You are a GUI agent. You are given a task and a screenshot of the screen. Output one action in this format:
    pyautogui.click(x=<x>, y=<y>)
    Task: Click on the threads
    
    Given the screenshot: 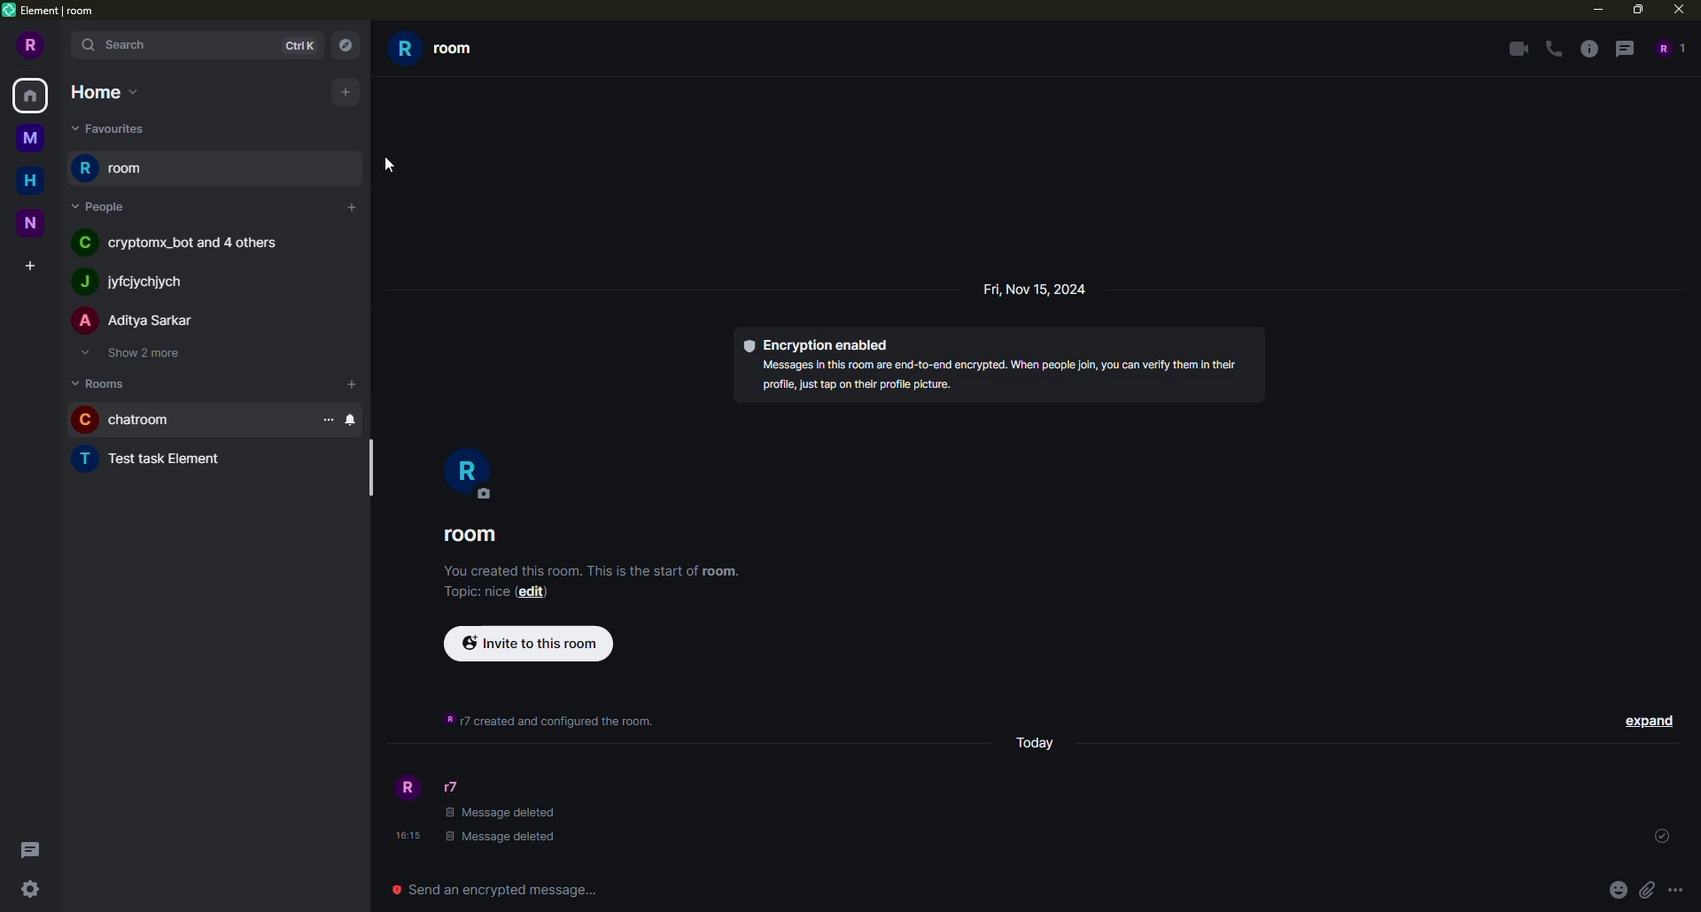 What is the action you would take?
    pyautogui.click(x=35, y=849)
    